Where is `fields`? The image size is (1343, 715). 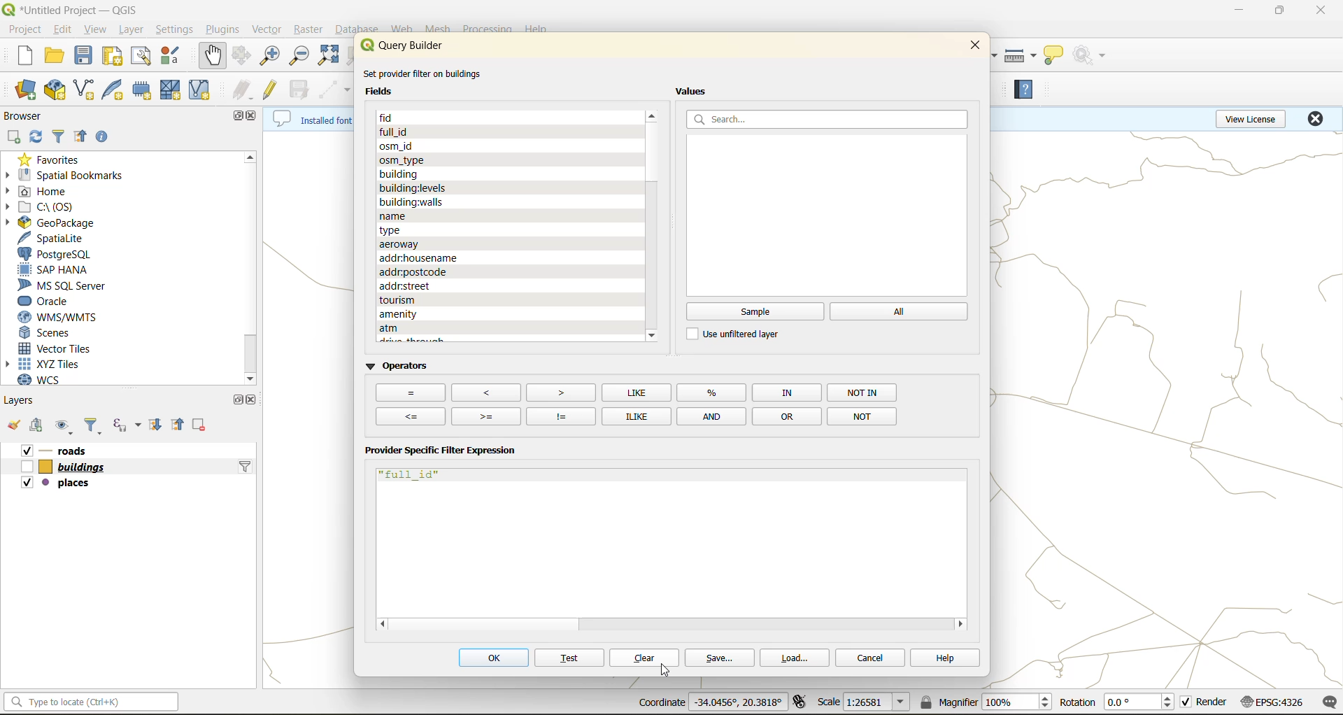 fields is located at coordinates (403, 118).